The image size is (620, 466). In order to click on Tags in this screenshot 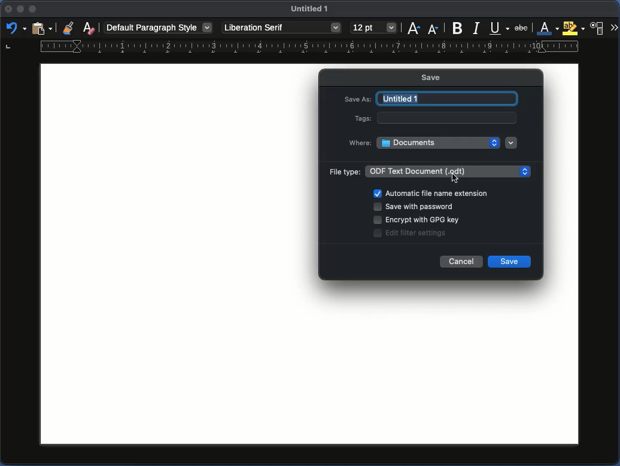, I will do `click(436, 117)`.